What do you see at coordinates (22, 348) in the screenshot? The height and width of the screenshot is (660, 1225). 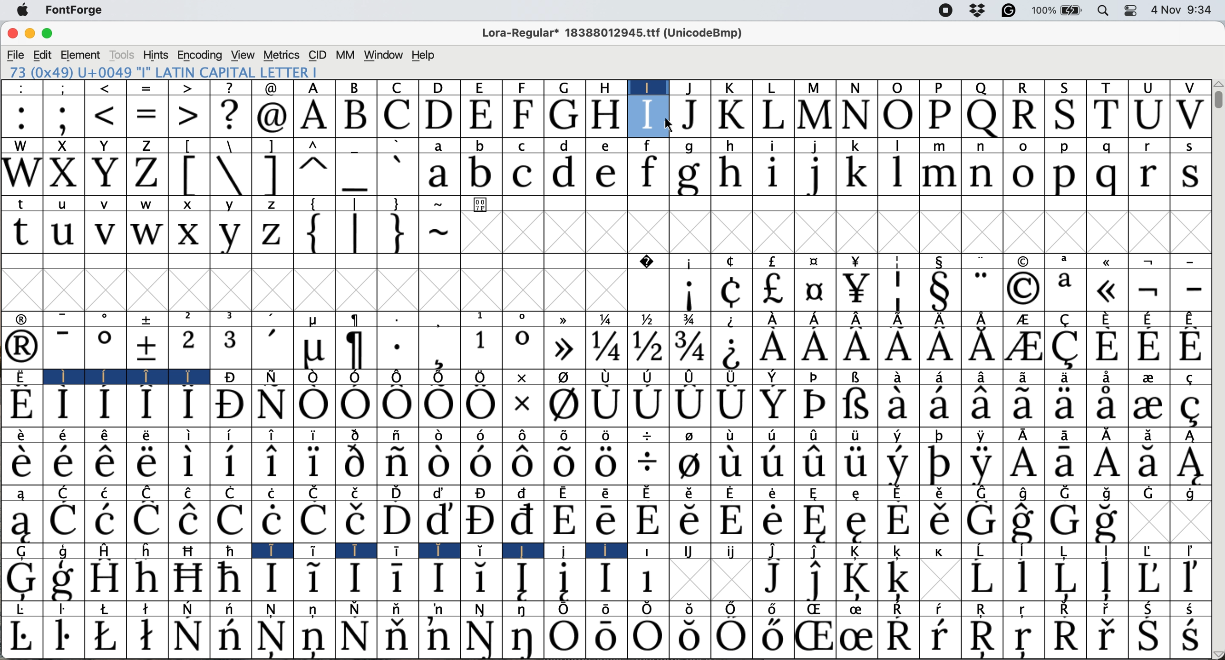 I see `Symbol` at bounding box center [22, 348].